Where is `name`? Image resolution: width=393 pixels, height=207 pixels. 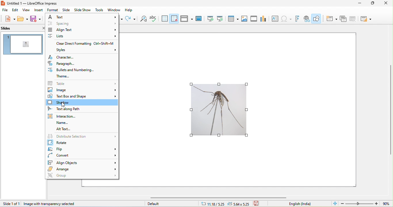 name is located at coordinates (63, 123).